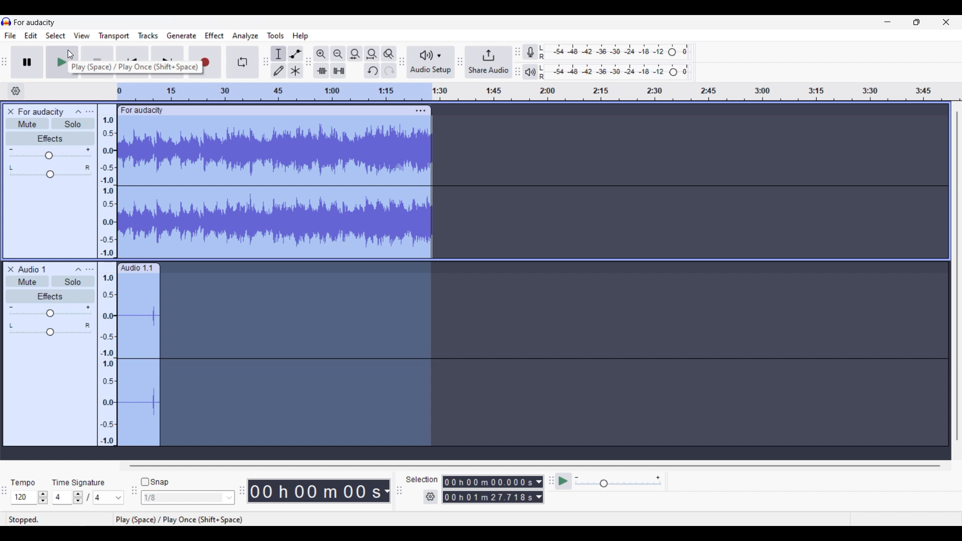 This screenshot has width=962, height=541. What do you see at coordinates (168, 62) in the screenshot?
I see `Skip/Select to end` at bounding box center [168, 62].